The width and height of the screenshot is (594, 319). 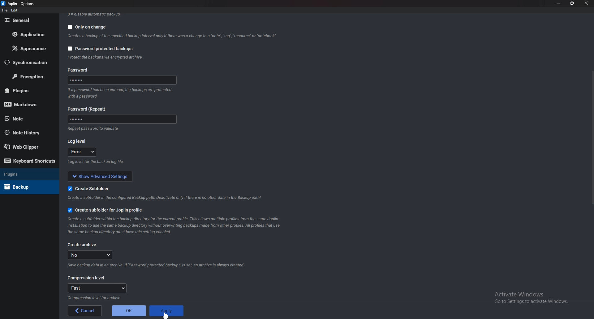 I want to click on Plugins, so click(x=27, y=90).